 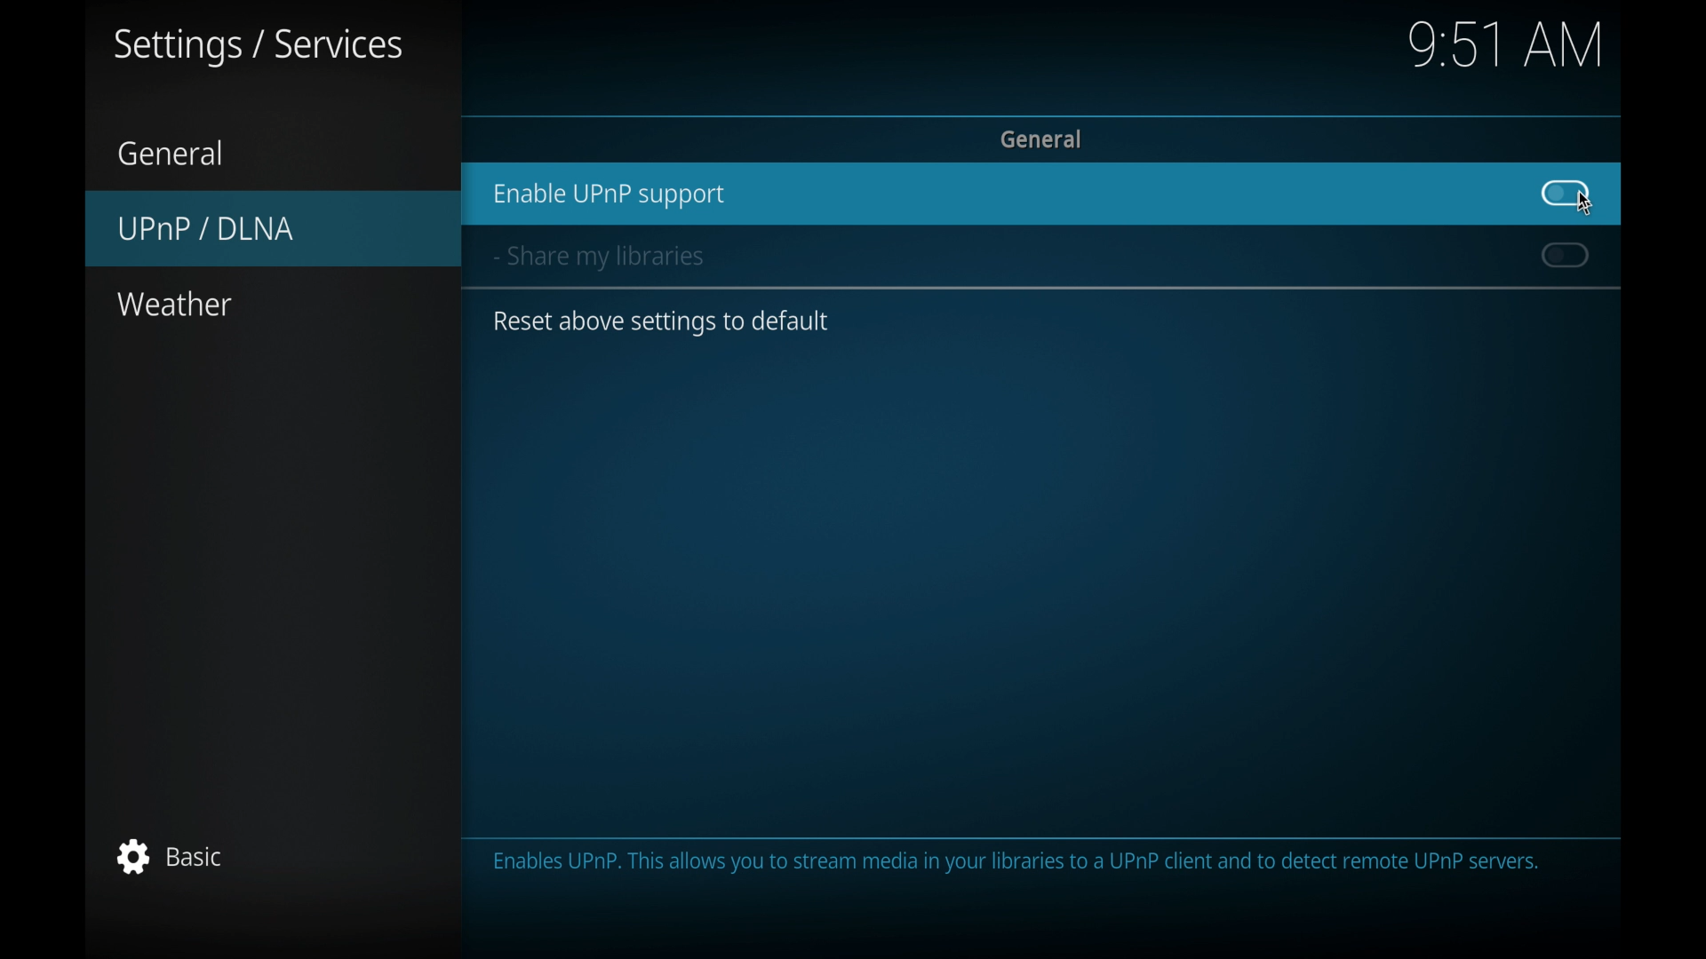 What do you see at coordinates (1036, 876) in the screenshot?
I see `info` at bounding box center [1036, 876].